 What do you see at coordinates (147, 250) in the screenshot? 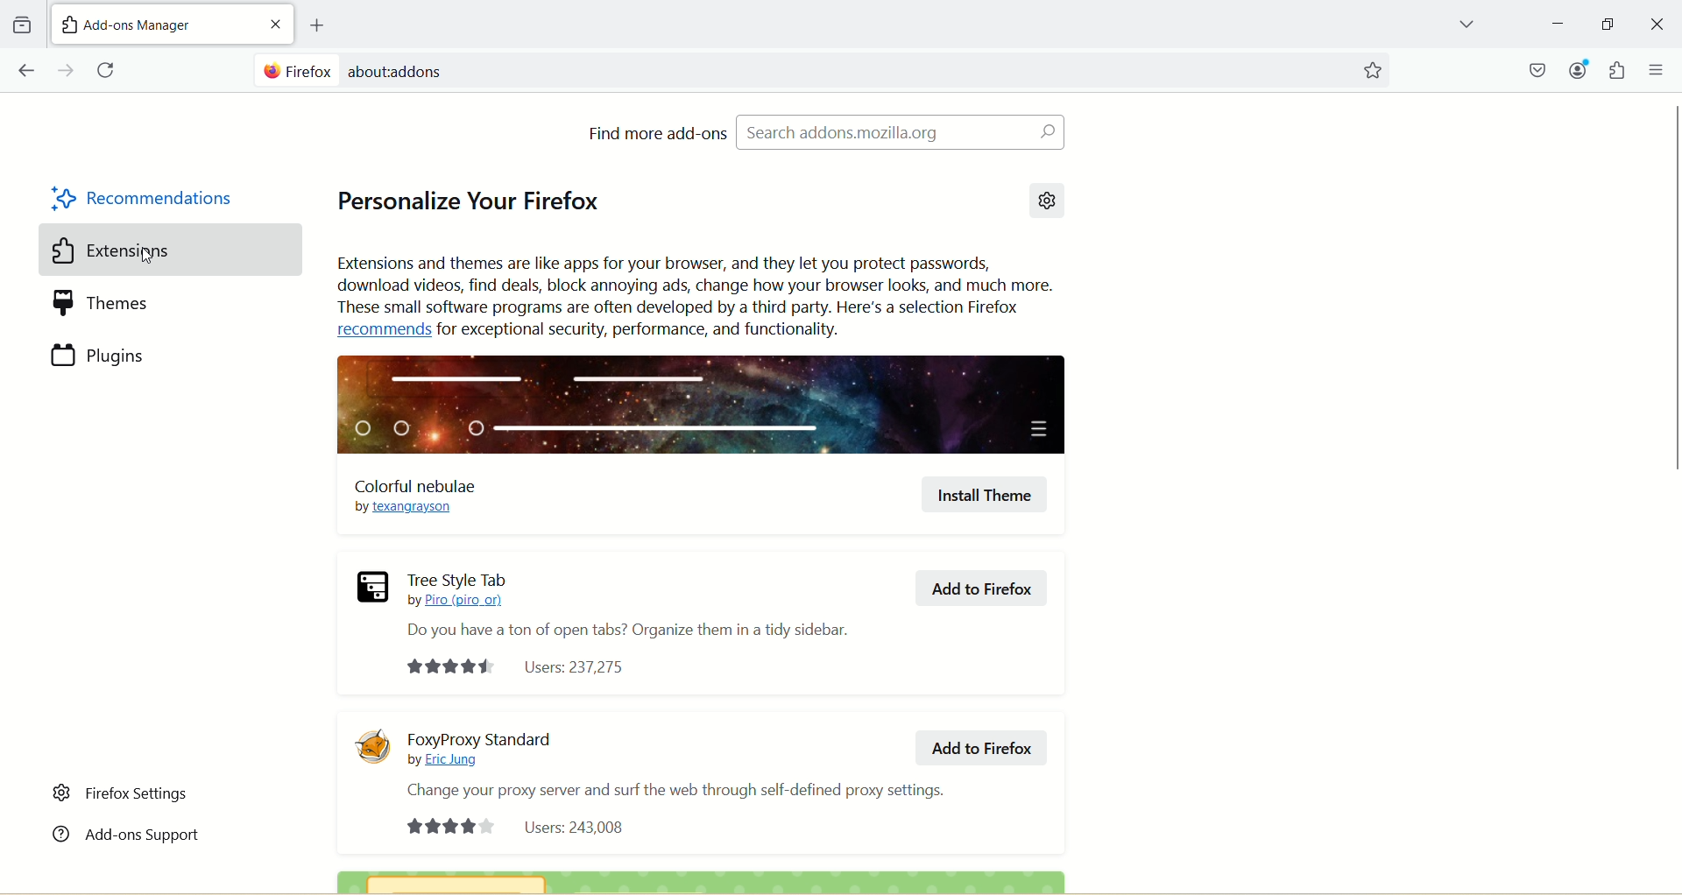
I see `Extensions` at bounding box center [147, 250].